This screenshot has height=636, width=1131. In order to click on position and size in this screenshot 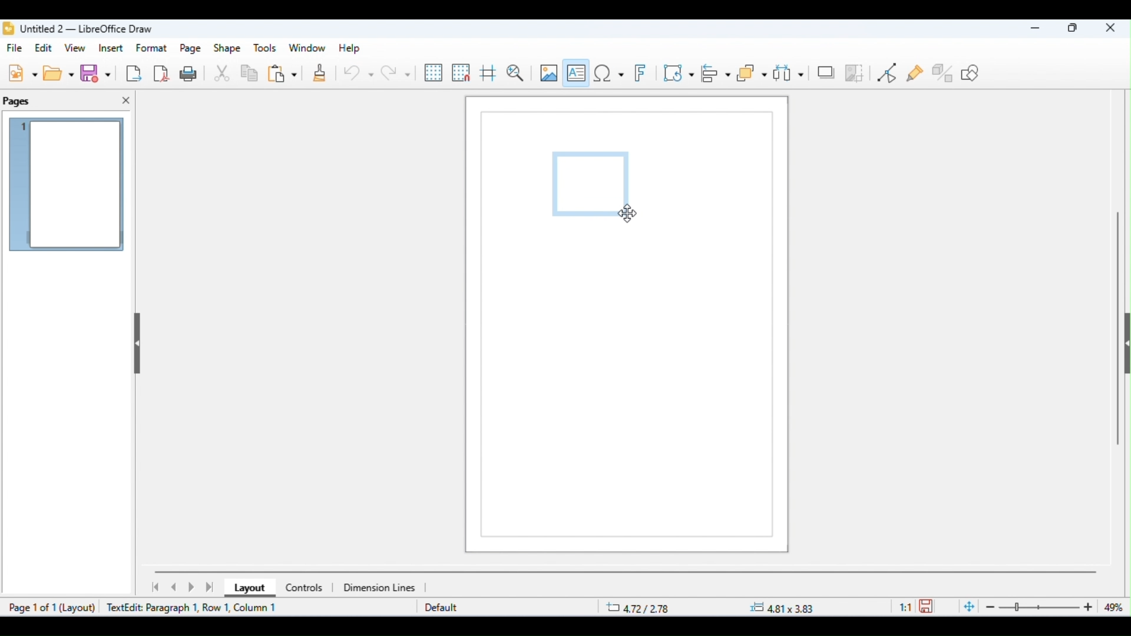, I will do `click(712, 608)`.